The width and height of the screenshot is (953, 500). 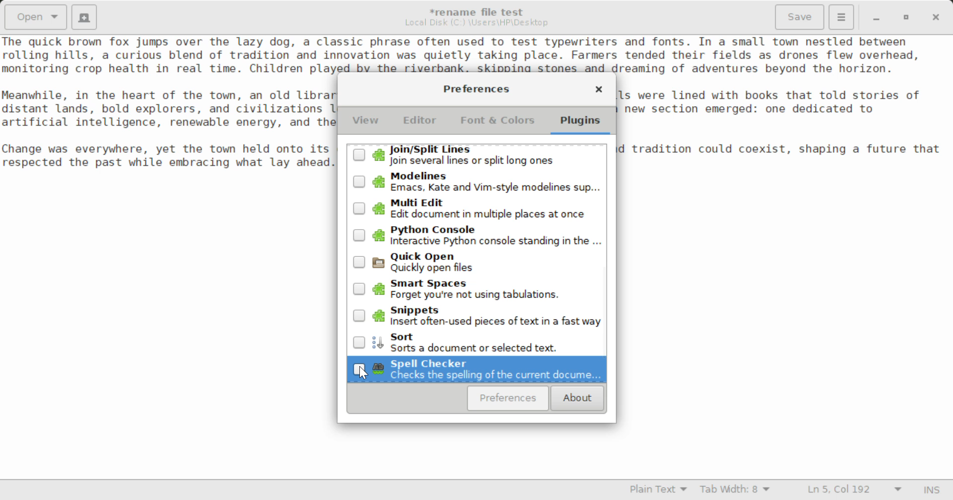 What do you see at coordinates (841, 16) in the screenshot?
I see `Menu` at bounding box center [841, 16].